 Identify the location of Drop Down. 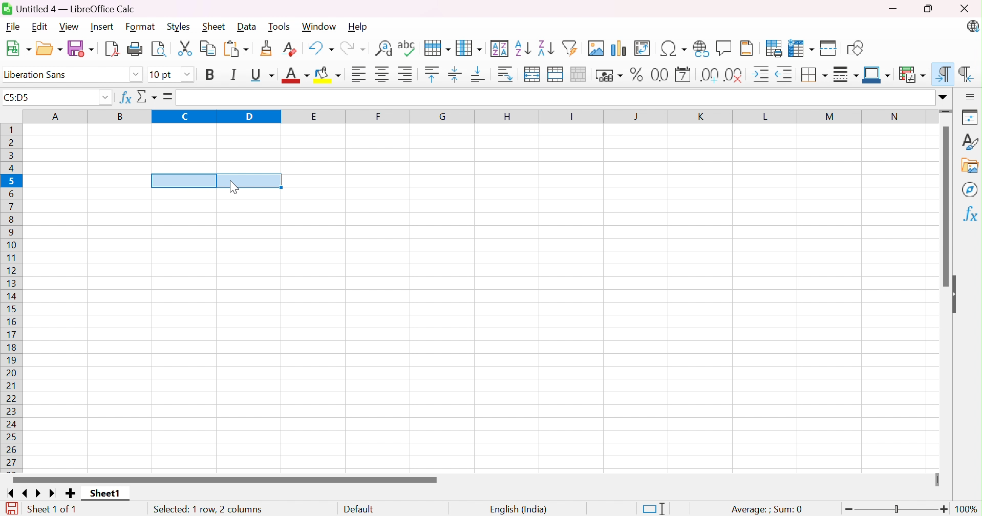
(105, 98).